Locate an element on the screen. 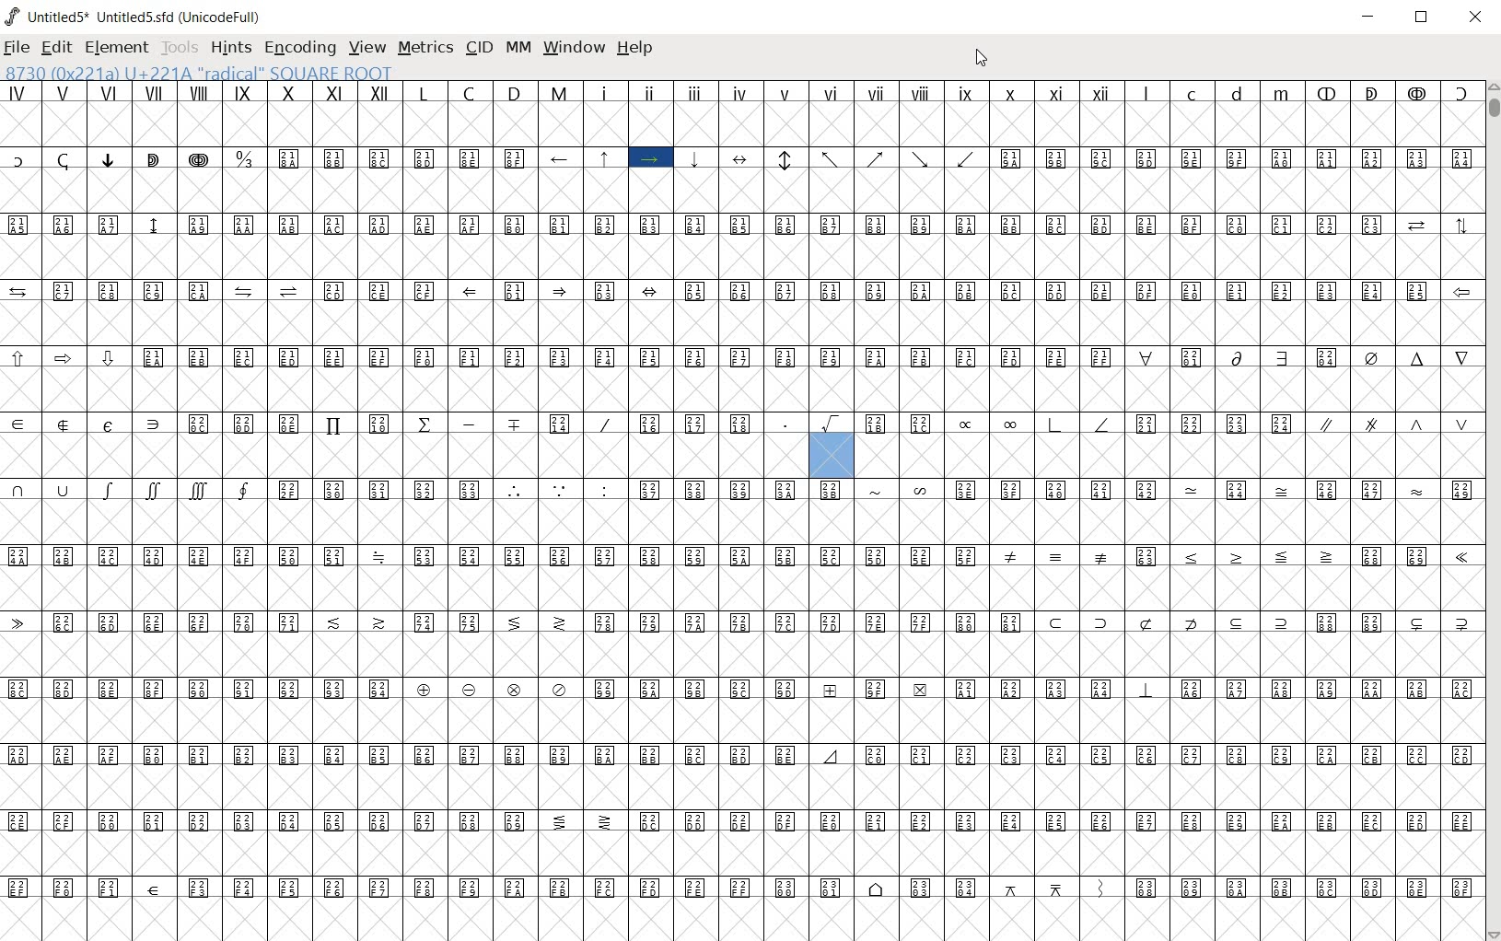  8730 (0x221a) U+221A "radical" SQUARE ROOT is located at coordinates (833, 445).